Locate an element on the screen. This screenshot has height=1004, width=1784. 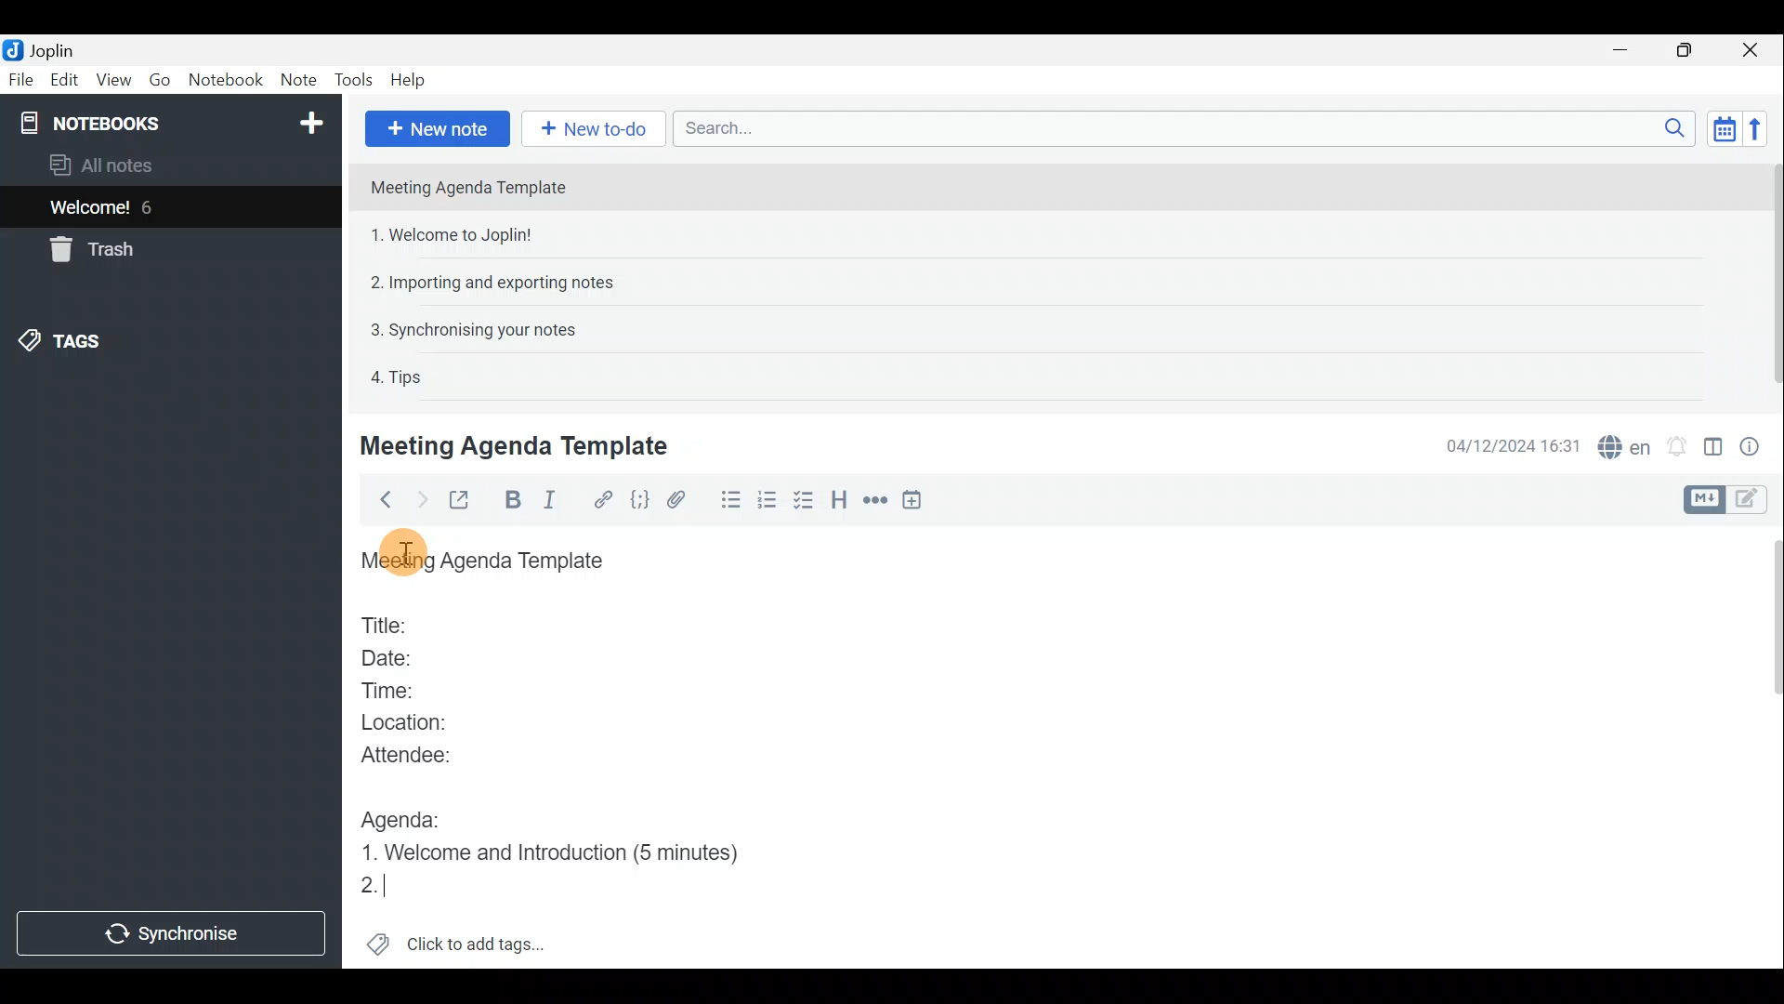
Tools is located at coordinates (348, 77).